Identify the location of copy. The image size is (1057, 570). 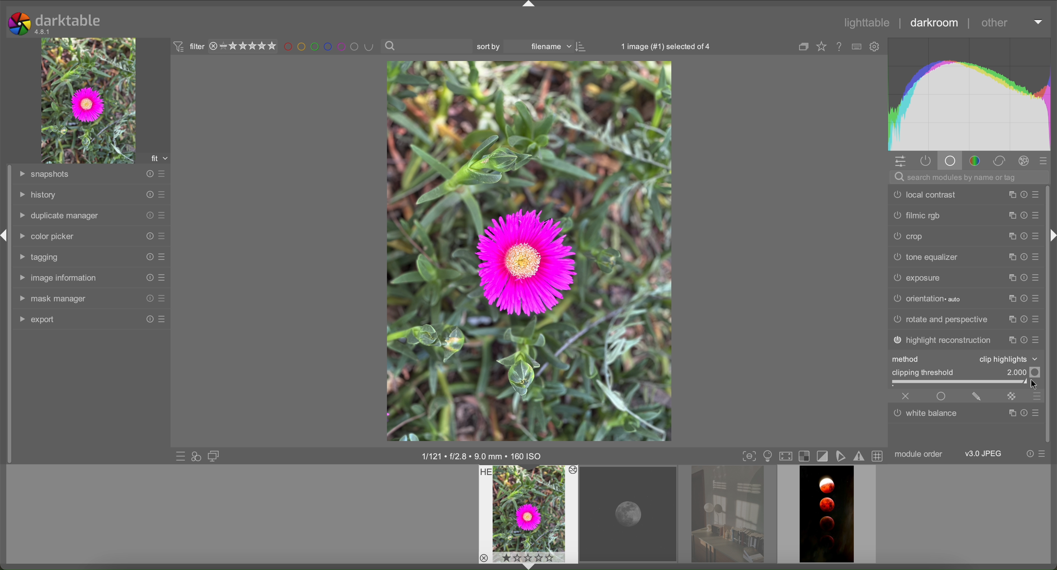
(1011, 278).